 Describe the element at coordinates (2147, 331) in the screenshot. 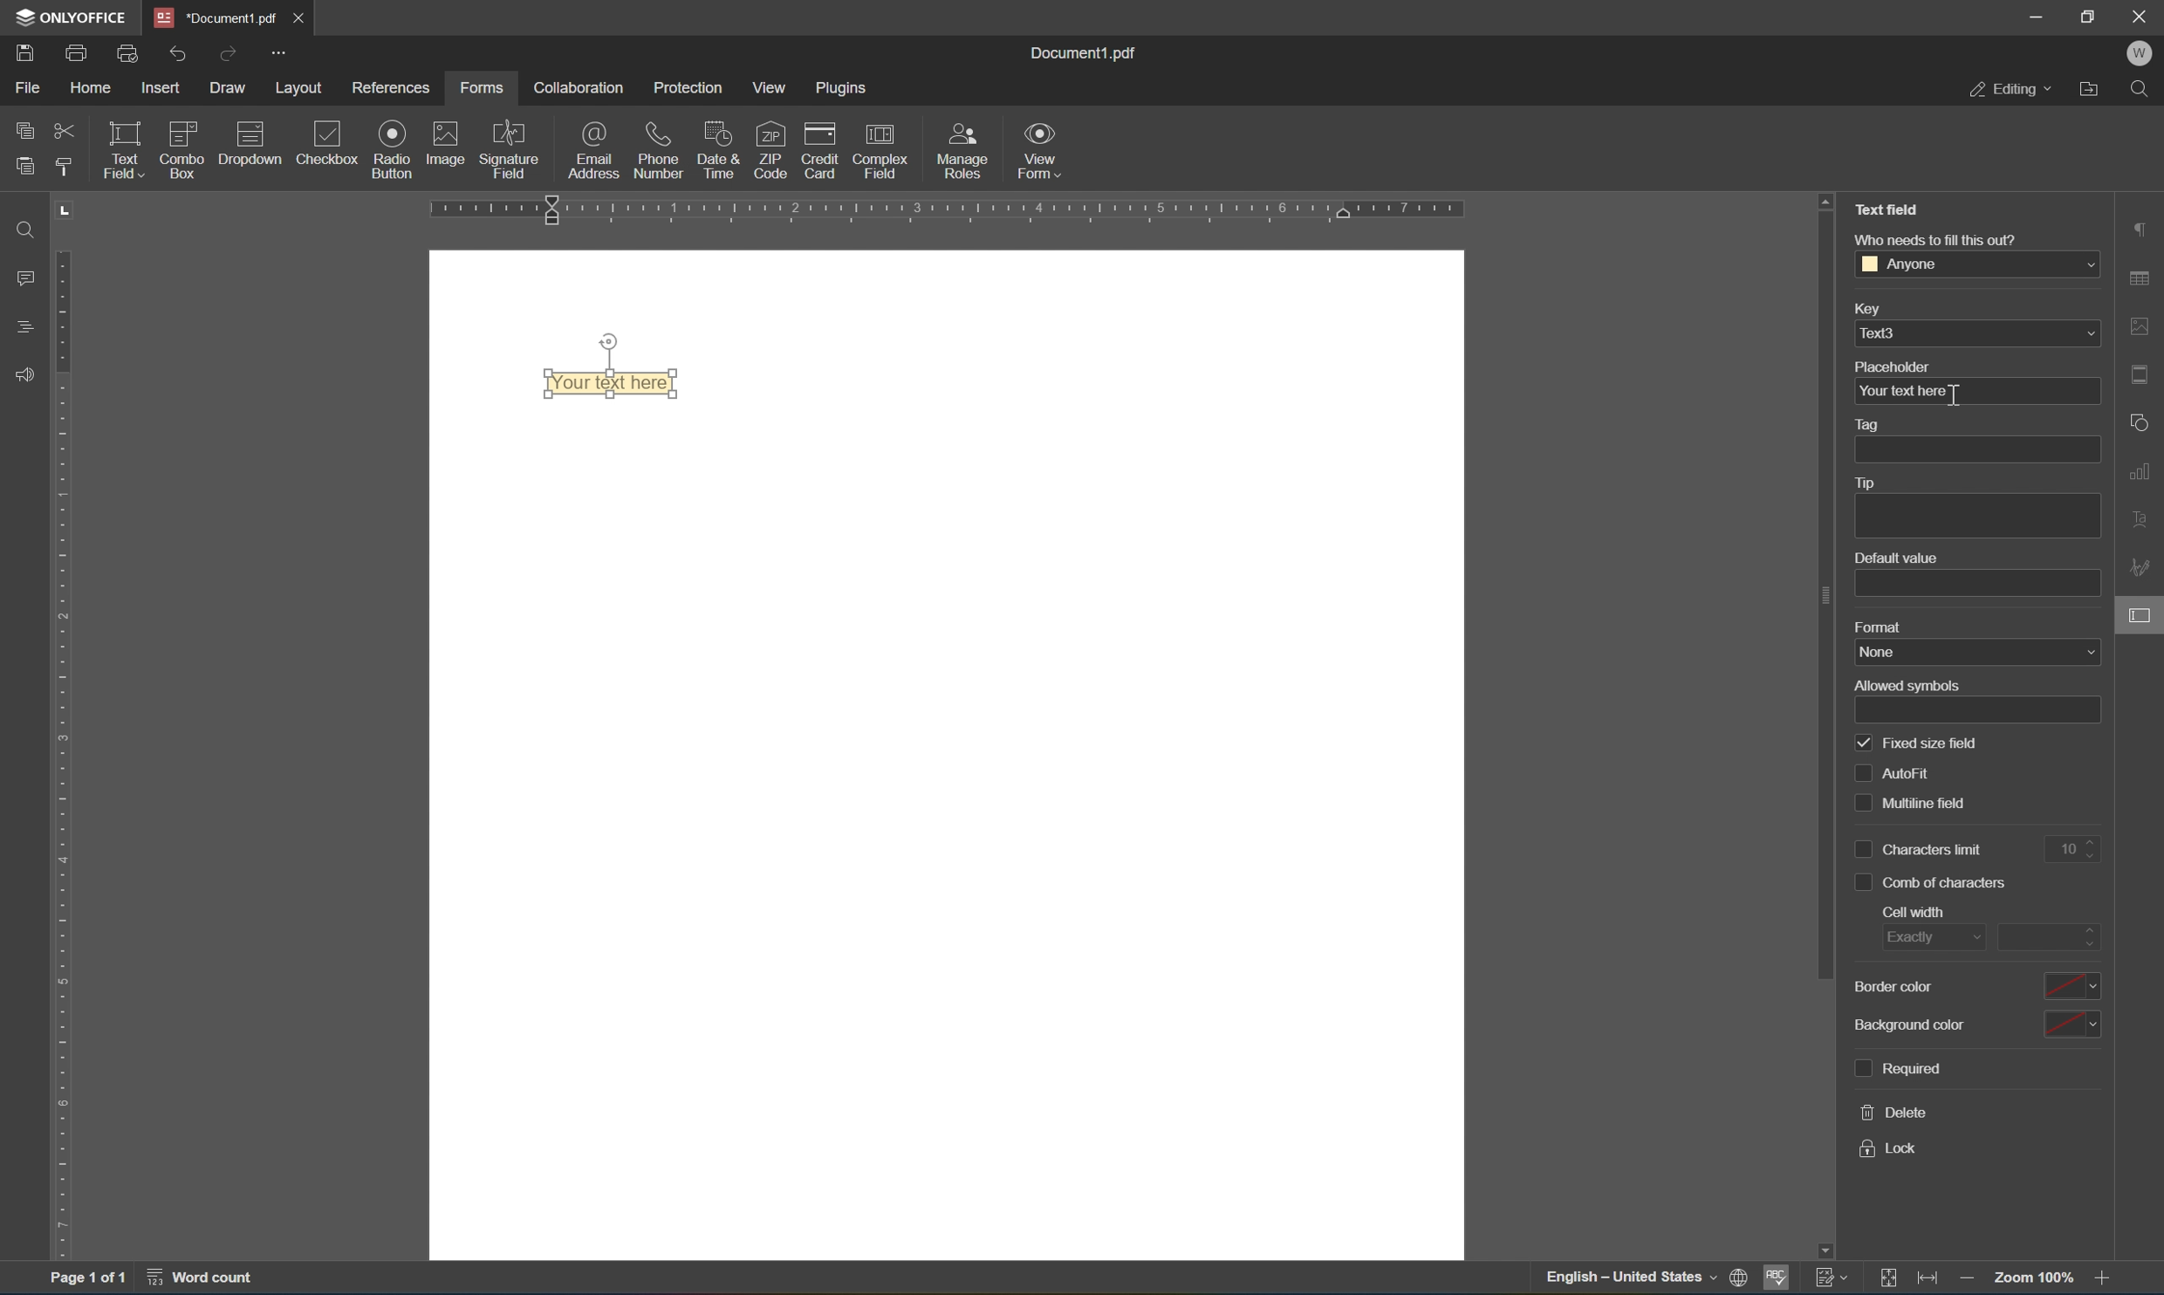

I see `image settings` at that location.